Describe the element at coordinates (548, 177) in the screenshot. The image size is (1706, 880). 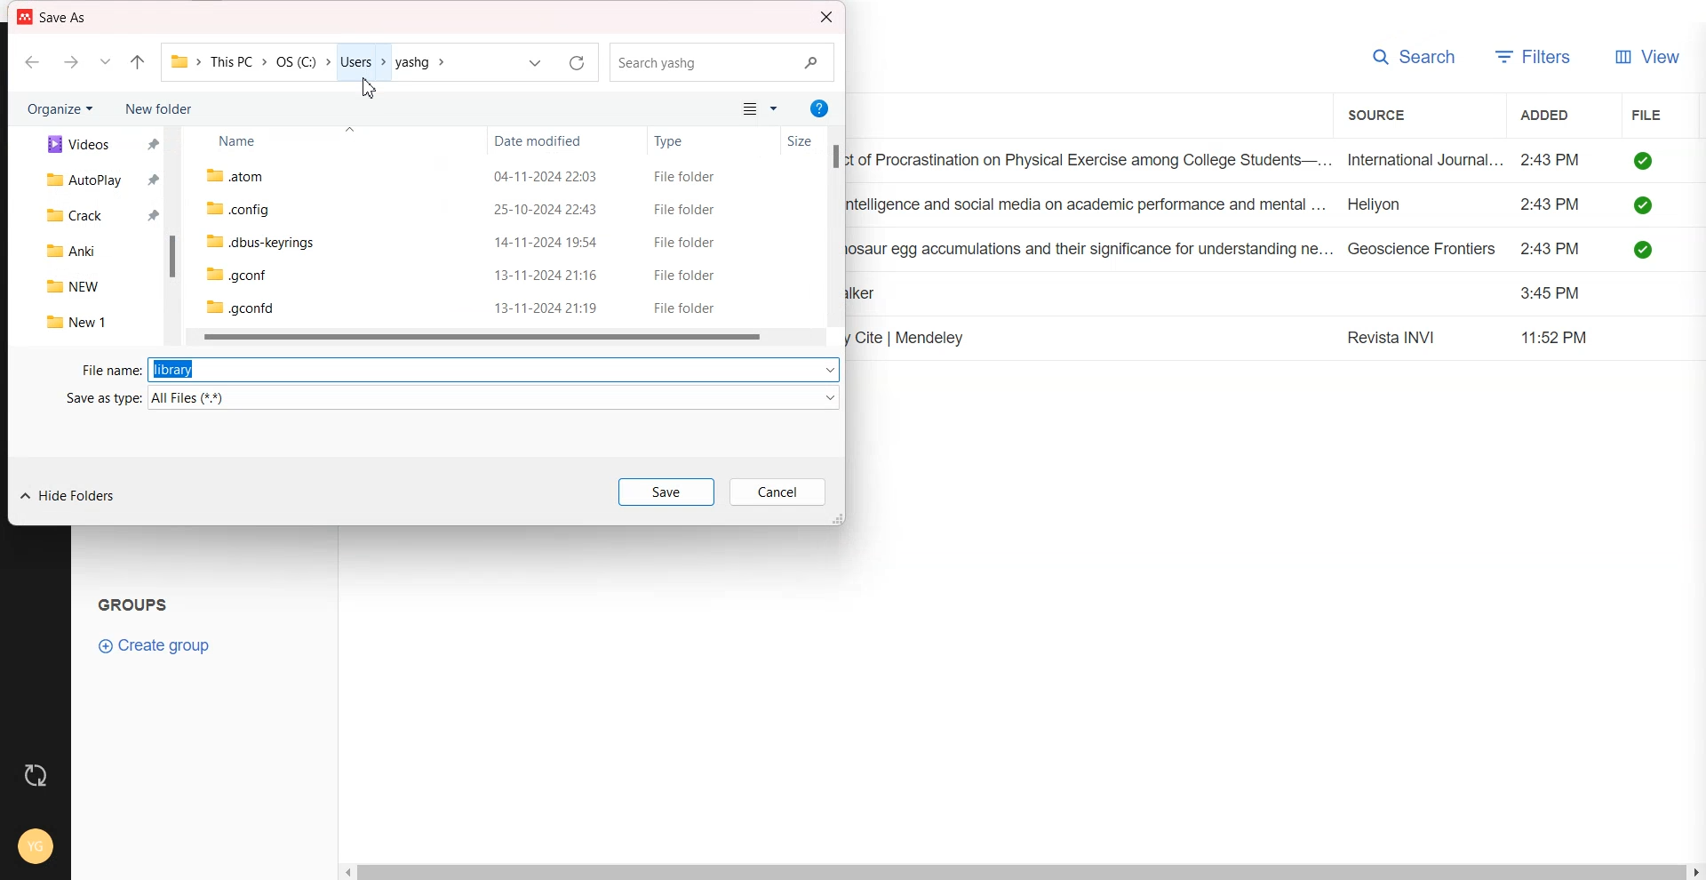
I see `04-11-2024 22:03` at that location.